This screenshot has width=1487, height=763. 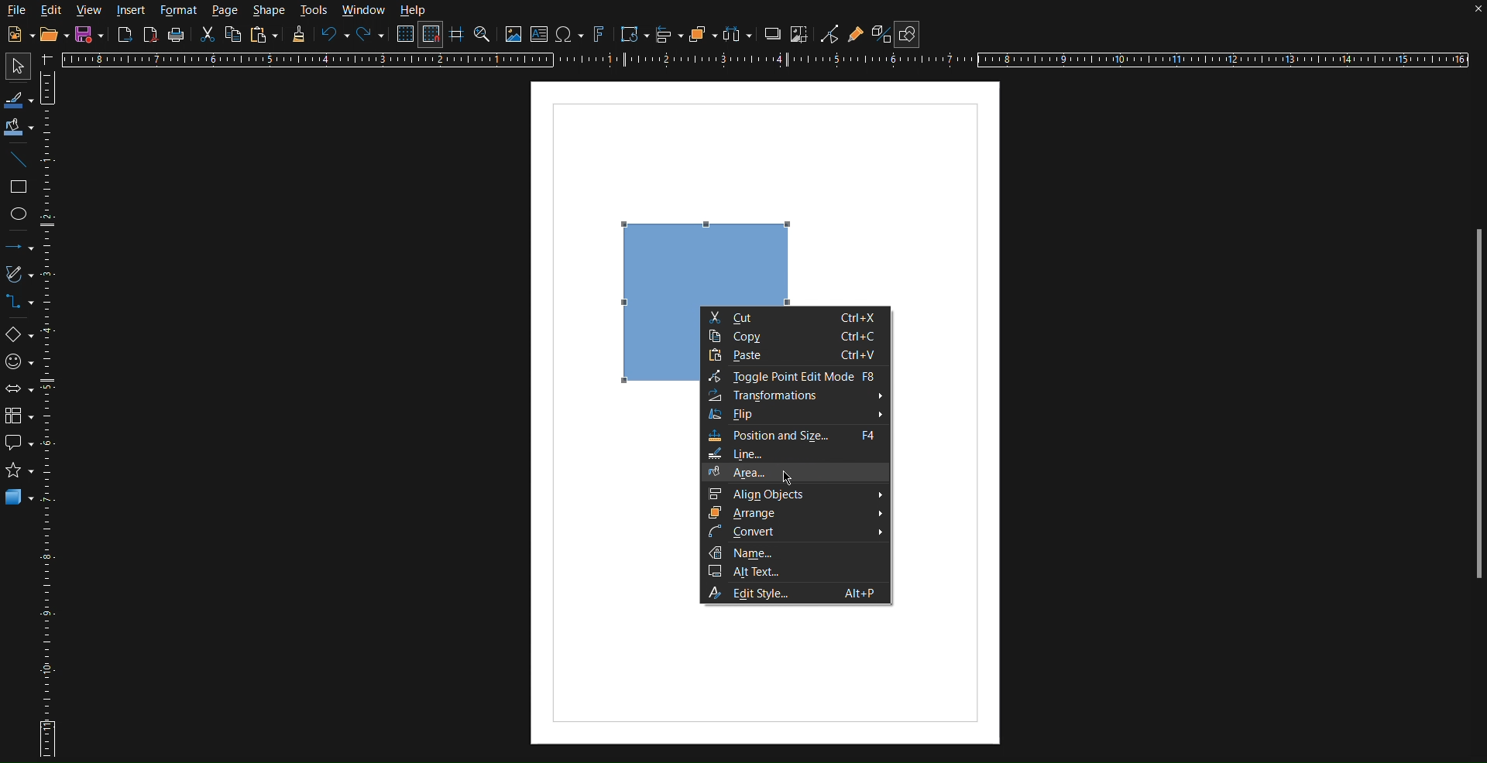 I want to click on Paste, so click(x=266, y=36).